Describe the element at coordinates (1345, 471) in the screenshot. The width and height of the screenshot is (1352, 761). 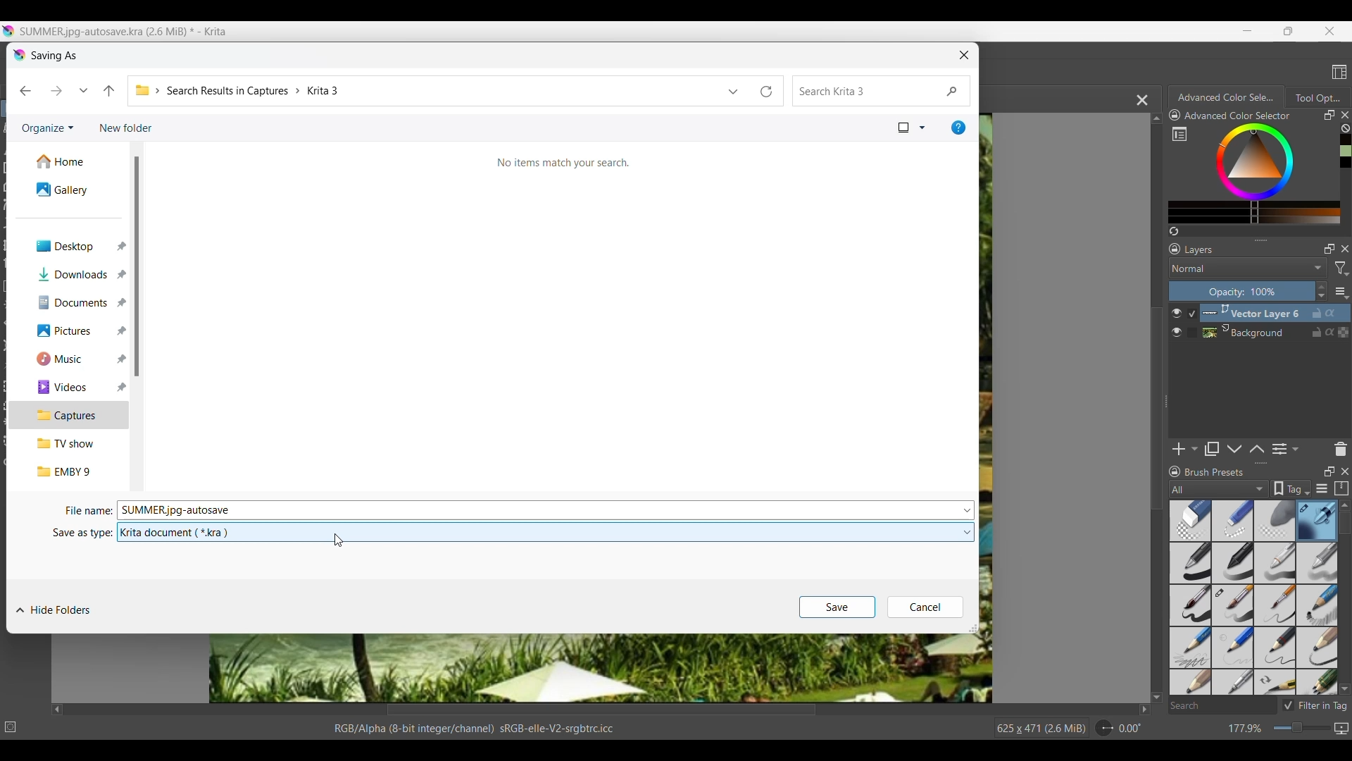
I see `Close panel` at that location.